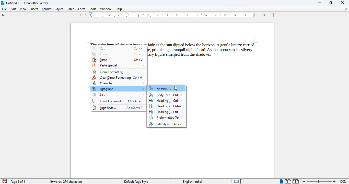  I want to click on character, so click(119, 84).